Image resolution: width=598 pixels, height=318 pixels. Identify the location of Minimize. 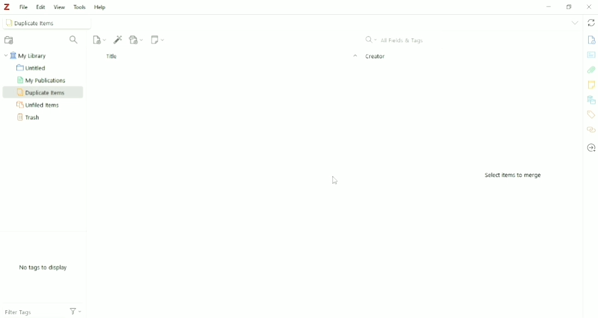
(548, 7).